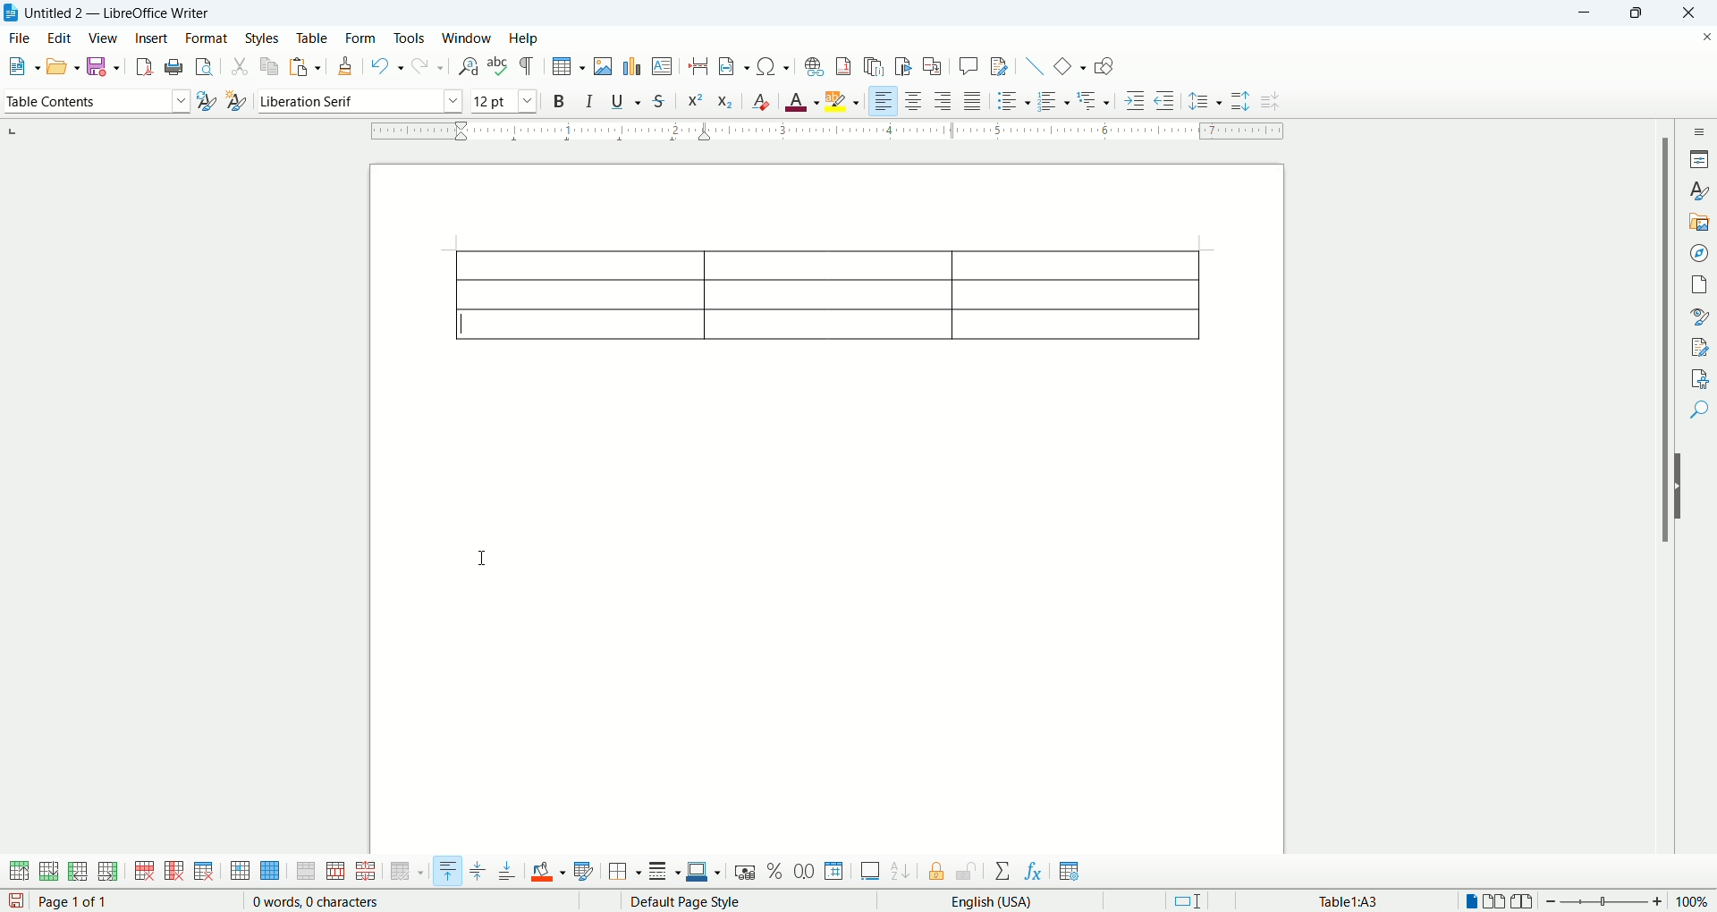 Image resolution: width=1717 pixels, height=912 pixels. What do you see at coordinates (270, 871) in the screenshot?
I see `select table` at bounding box center [270, 871].